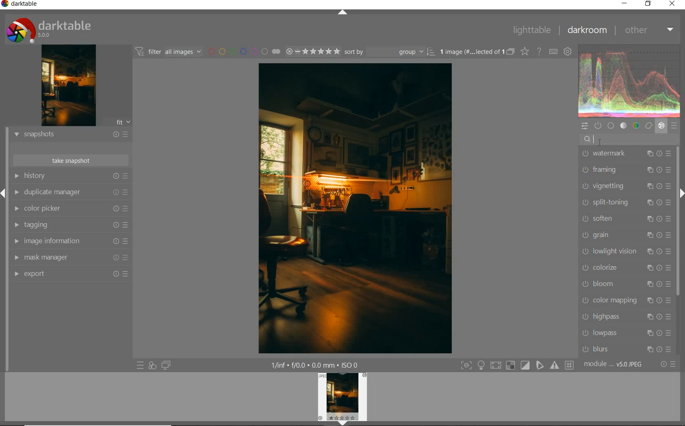 The width and height of the screenshot is (685, 426). Describe the element at coordinates (244, 52) in the screenshot. I see `filter by image color` at that location.